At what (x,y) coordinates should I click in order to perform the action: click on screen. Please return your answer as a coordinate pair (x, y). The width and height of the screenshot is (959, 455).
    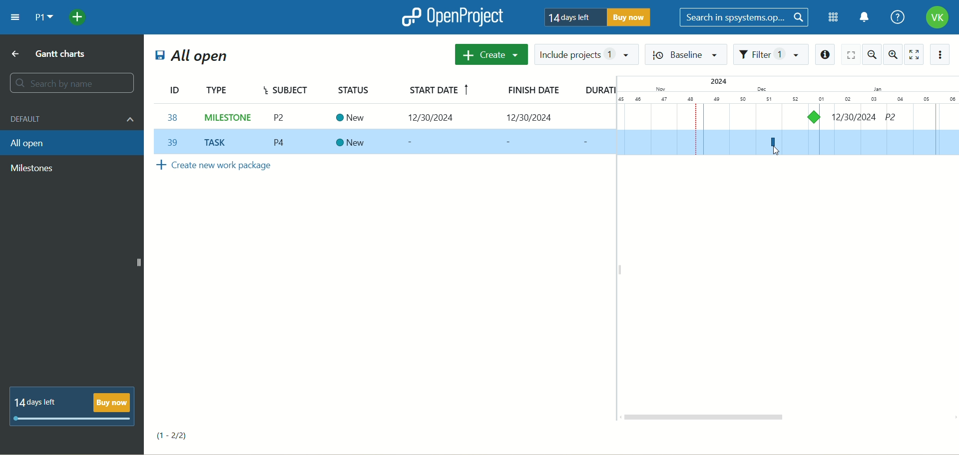
    Looking at the image, I should click on (852, 54).